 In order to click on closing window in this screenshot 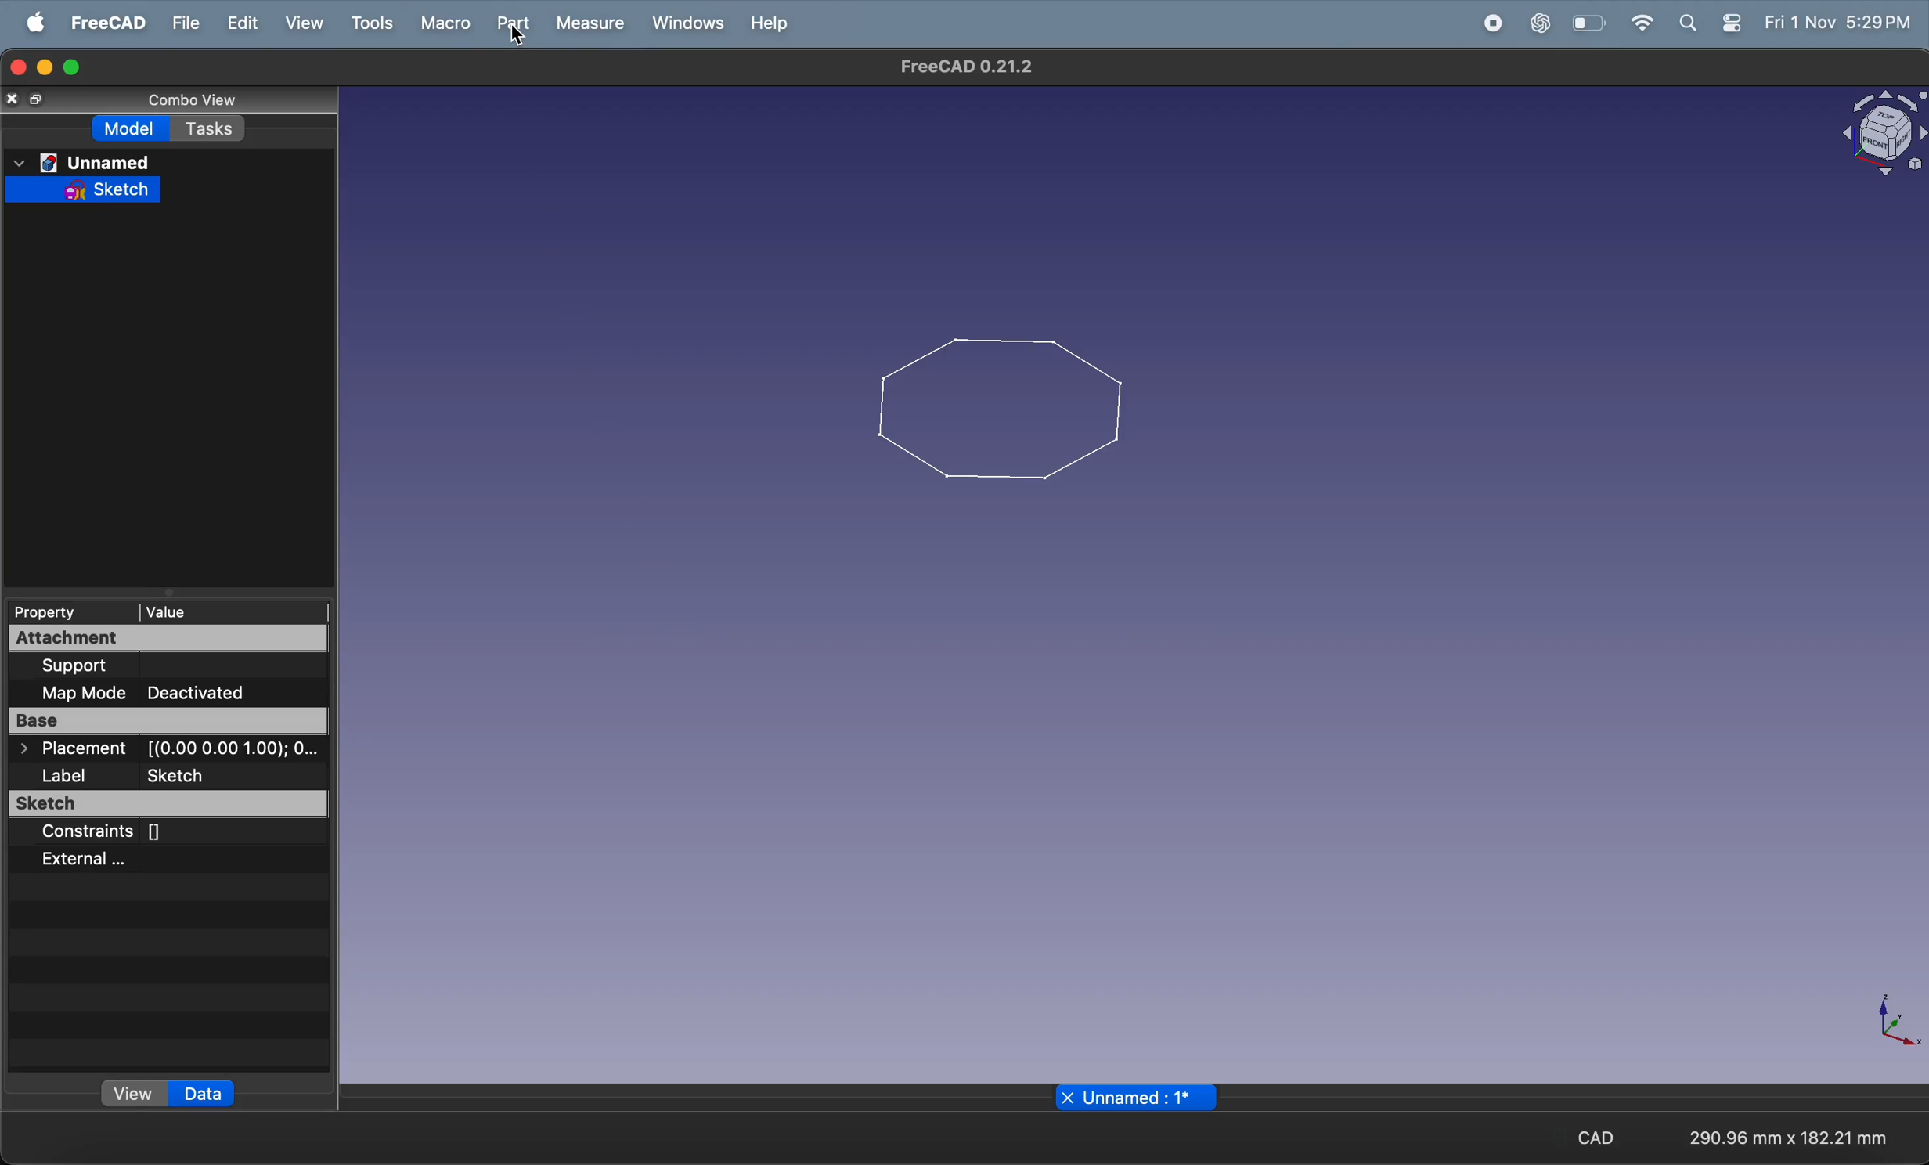, I will do `click(19, 68)`.